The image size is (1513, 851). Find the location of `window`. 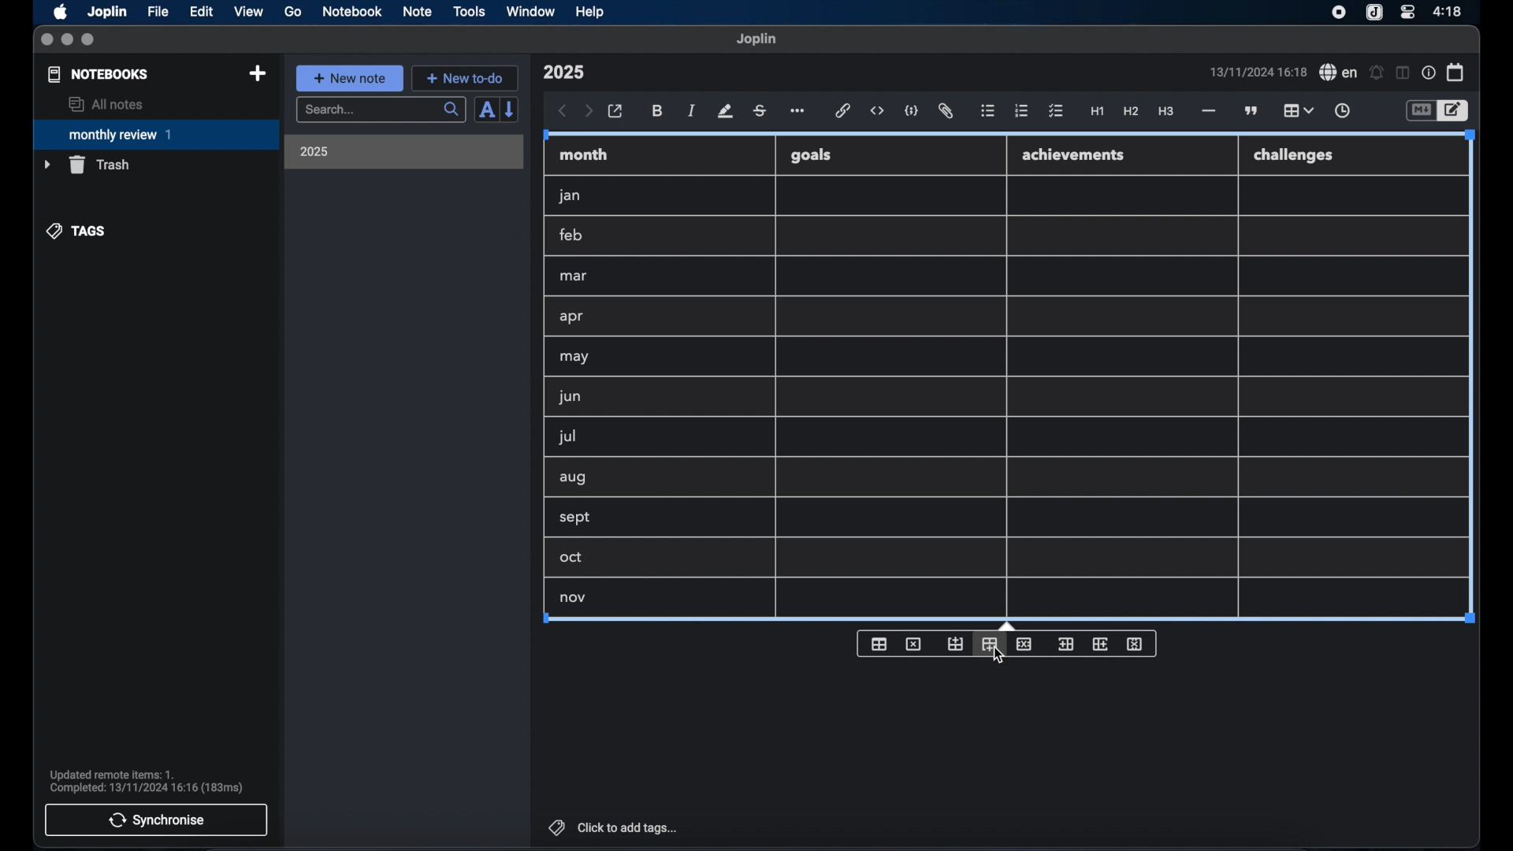

window is located at coordinates (531, 11).